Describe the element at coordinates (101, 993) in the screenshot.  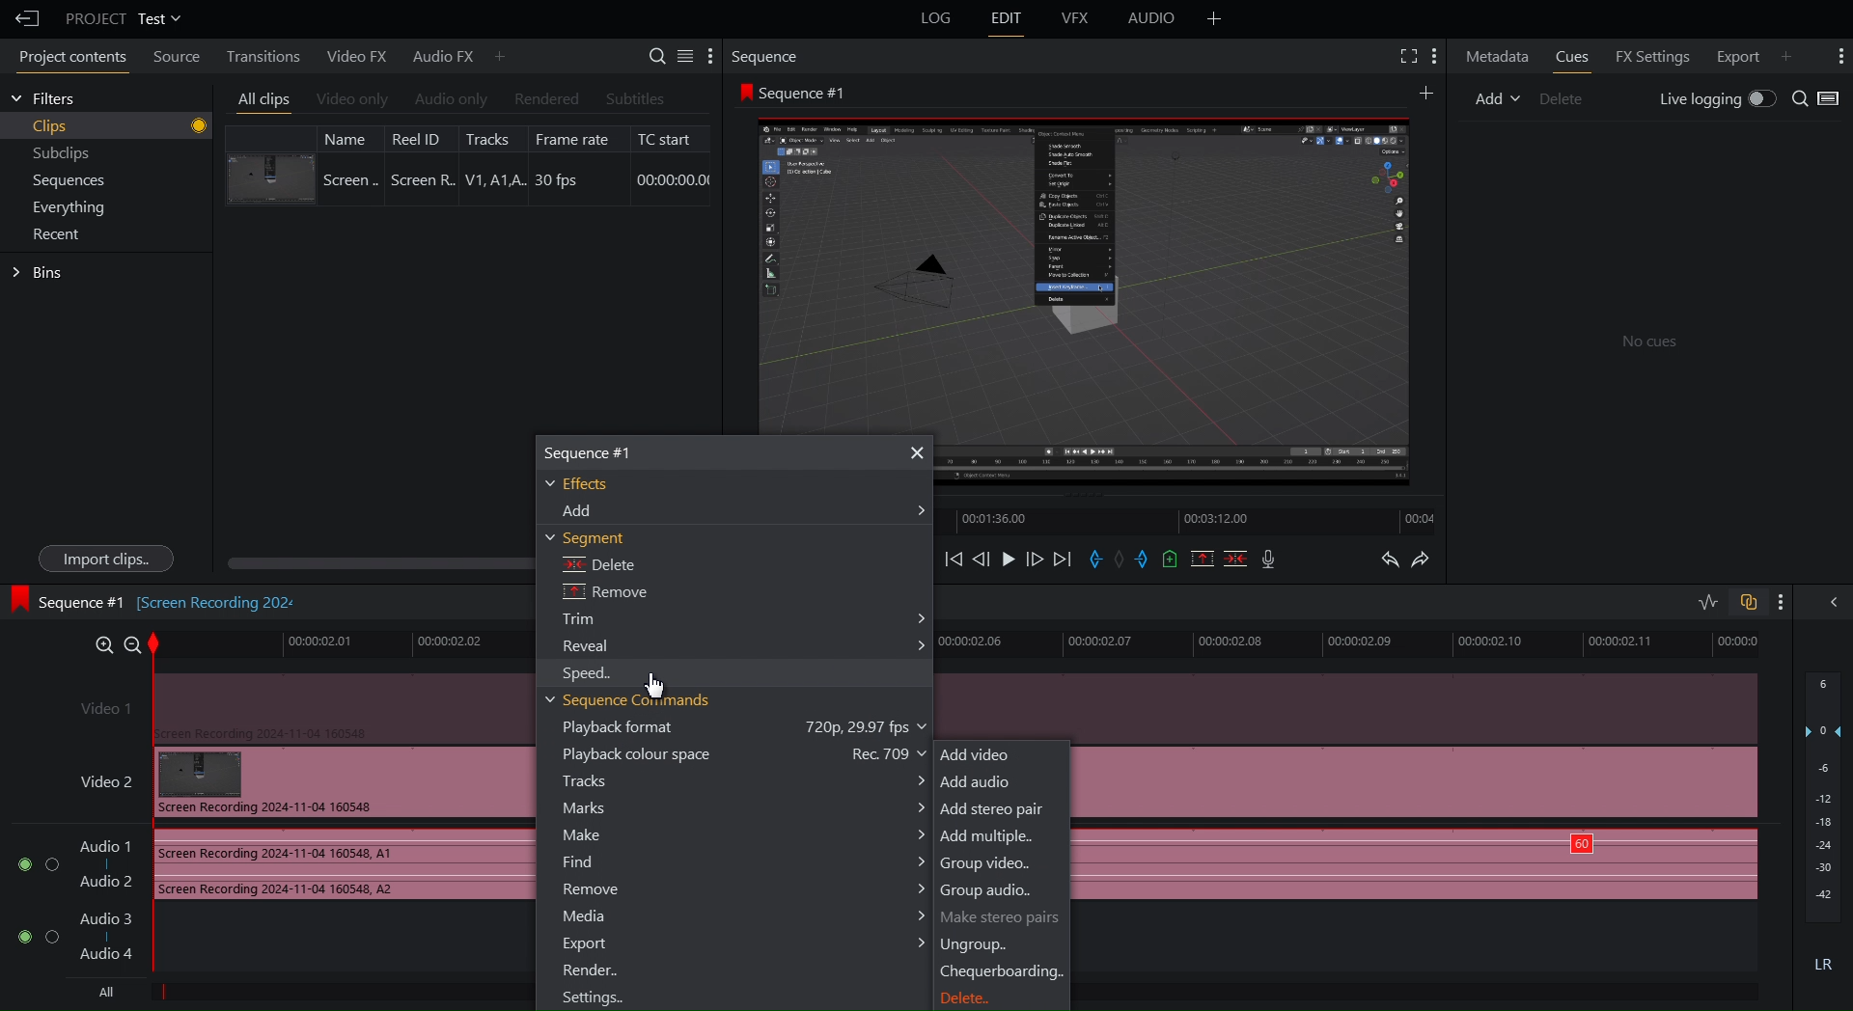
I see `All` at that location.